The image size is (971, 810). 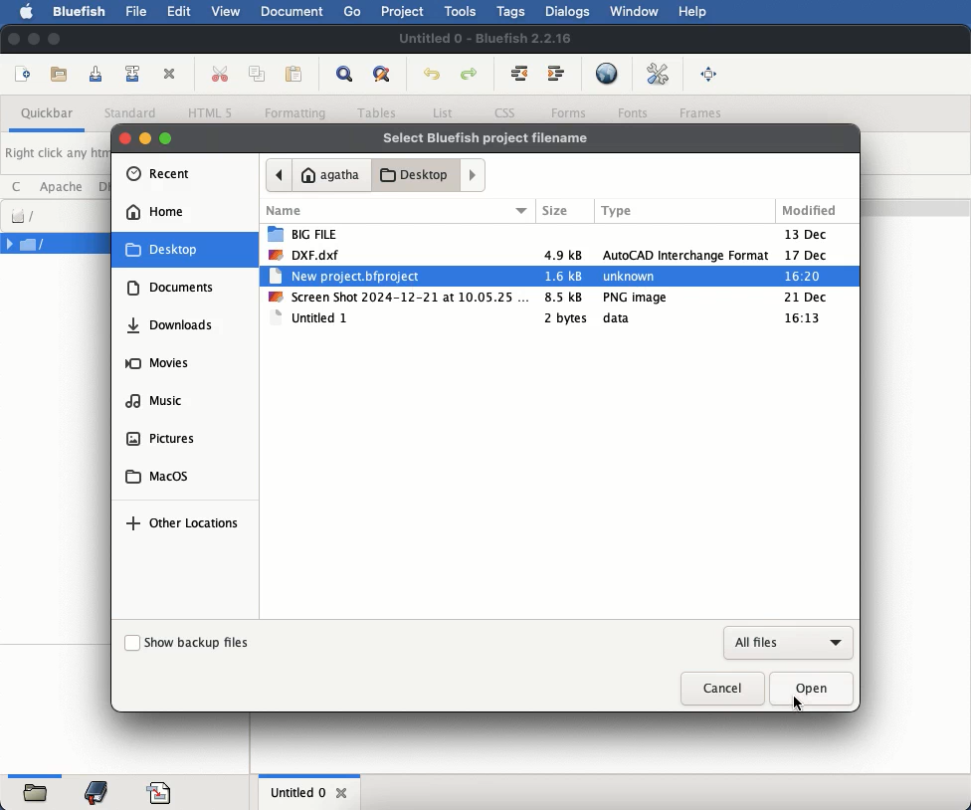 What do you see at coordinates (295, 74) in the screenshot?
I see `paste` at bounding box center [295, 74].